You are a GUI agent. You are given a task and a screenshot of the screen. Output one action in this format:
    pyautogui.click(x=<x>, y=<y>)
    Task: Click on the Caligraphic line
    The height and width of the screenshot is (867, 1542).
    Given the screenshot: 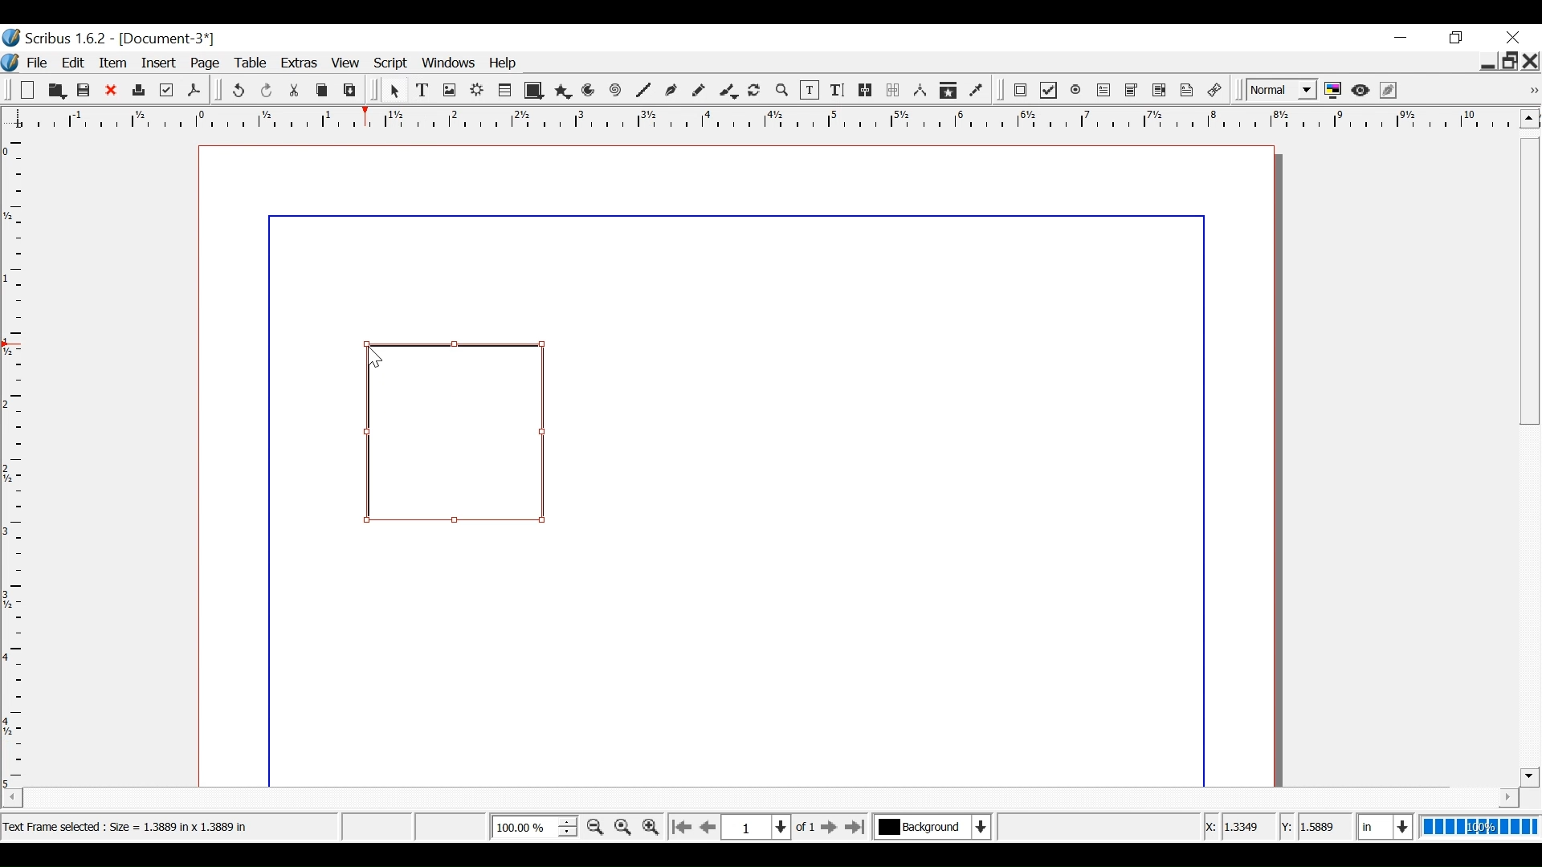 What is the action you would take?
    pyautogui.click(x=729, y=92)
    